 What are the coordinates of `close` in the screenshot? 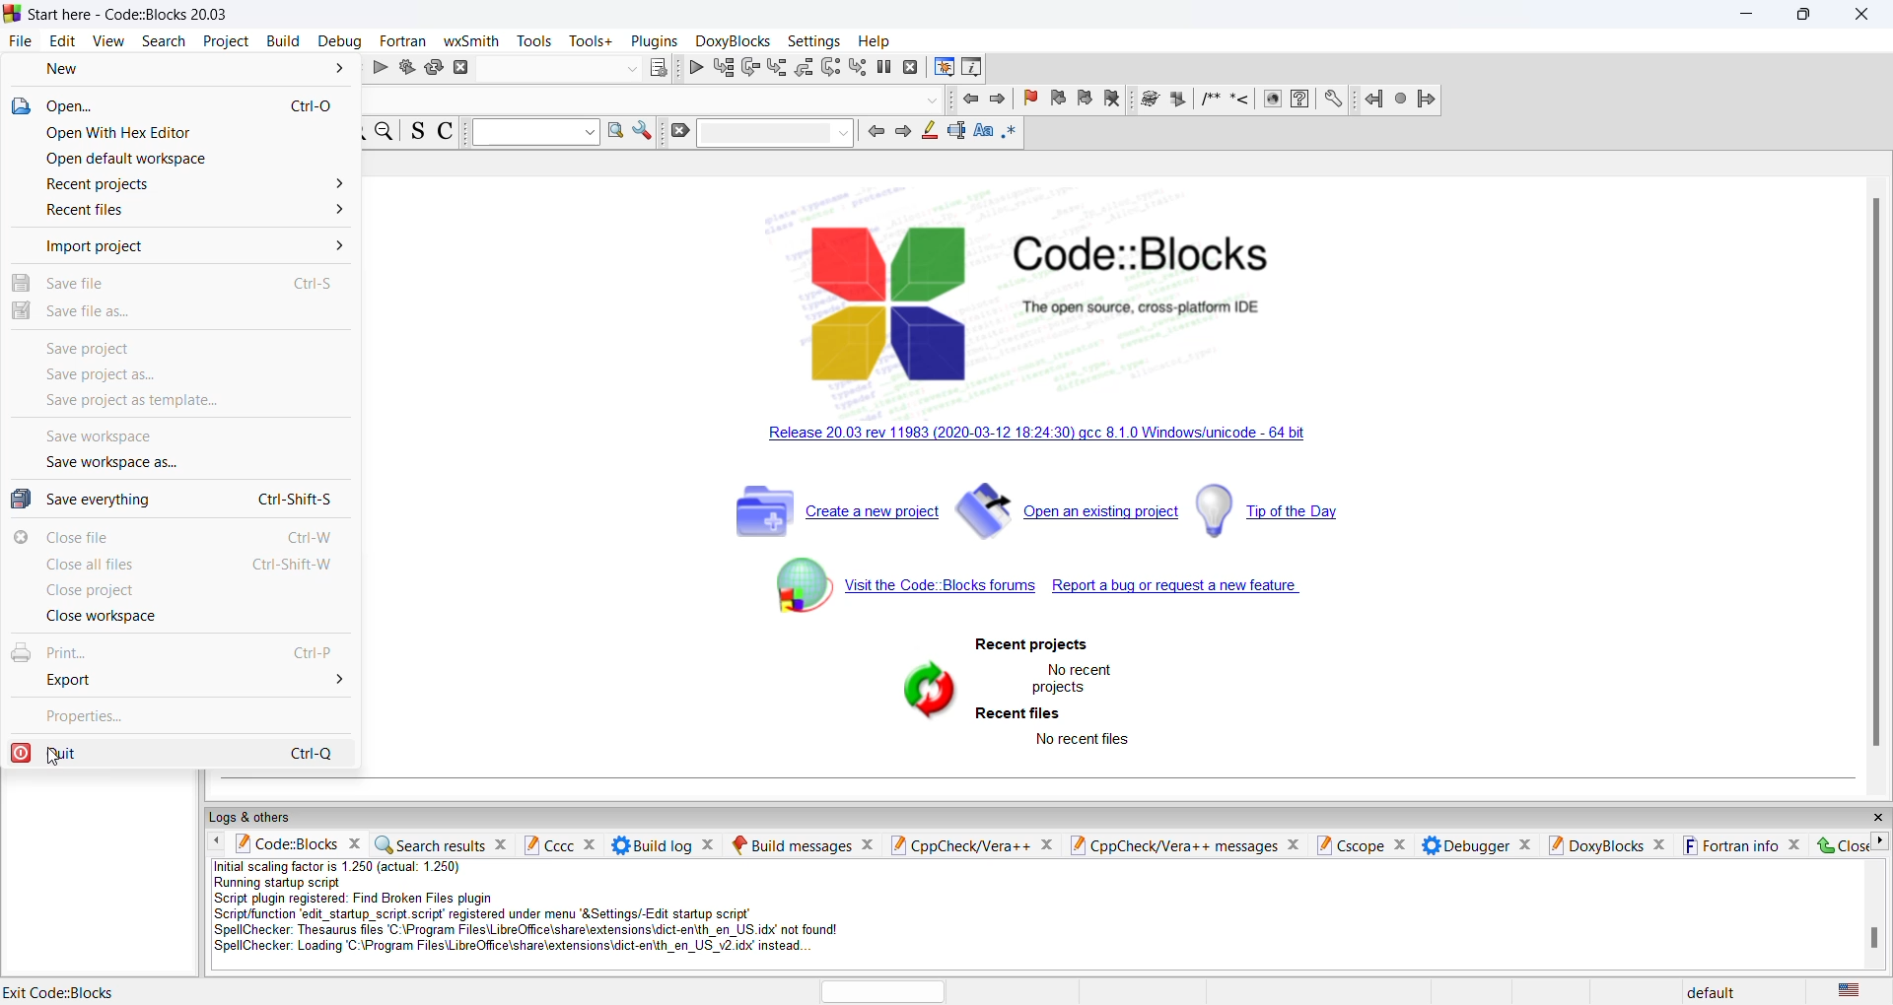 It's located at (708, 844).